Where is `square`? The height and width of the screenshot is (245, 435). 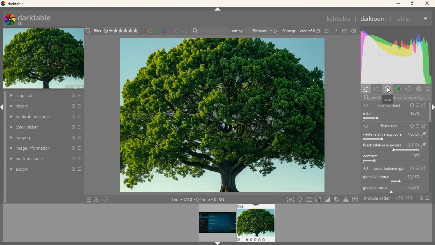 square is located at coordinates (318, 199).